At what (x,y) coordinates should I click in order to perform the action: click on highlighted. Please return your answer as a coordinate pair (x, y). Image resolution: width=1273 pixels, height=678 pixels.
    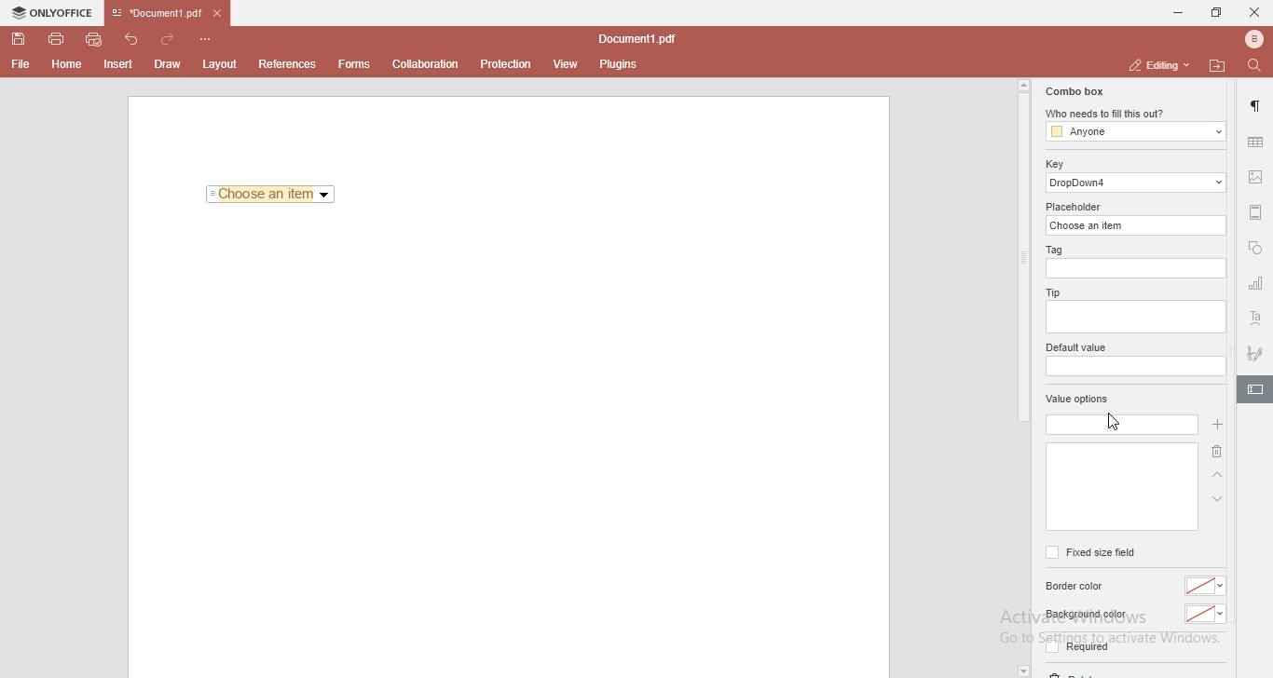
    Looking at the image, I should click on (1254, 391).